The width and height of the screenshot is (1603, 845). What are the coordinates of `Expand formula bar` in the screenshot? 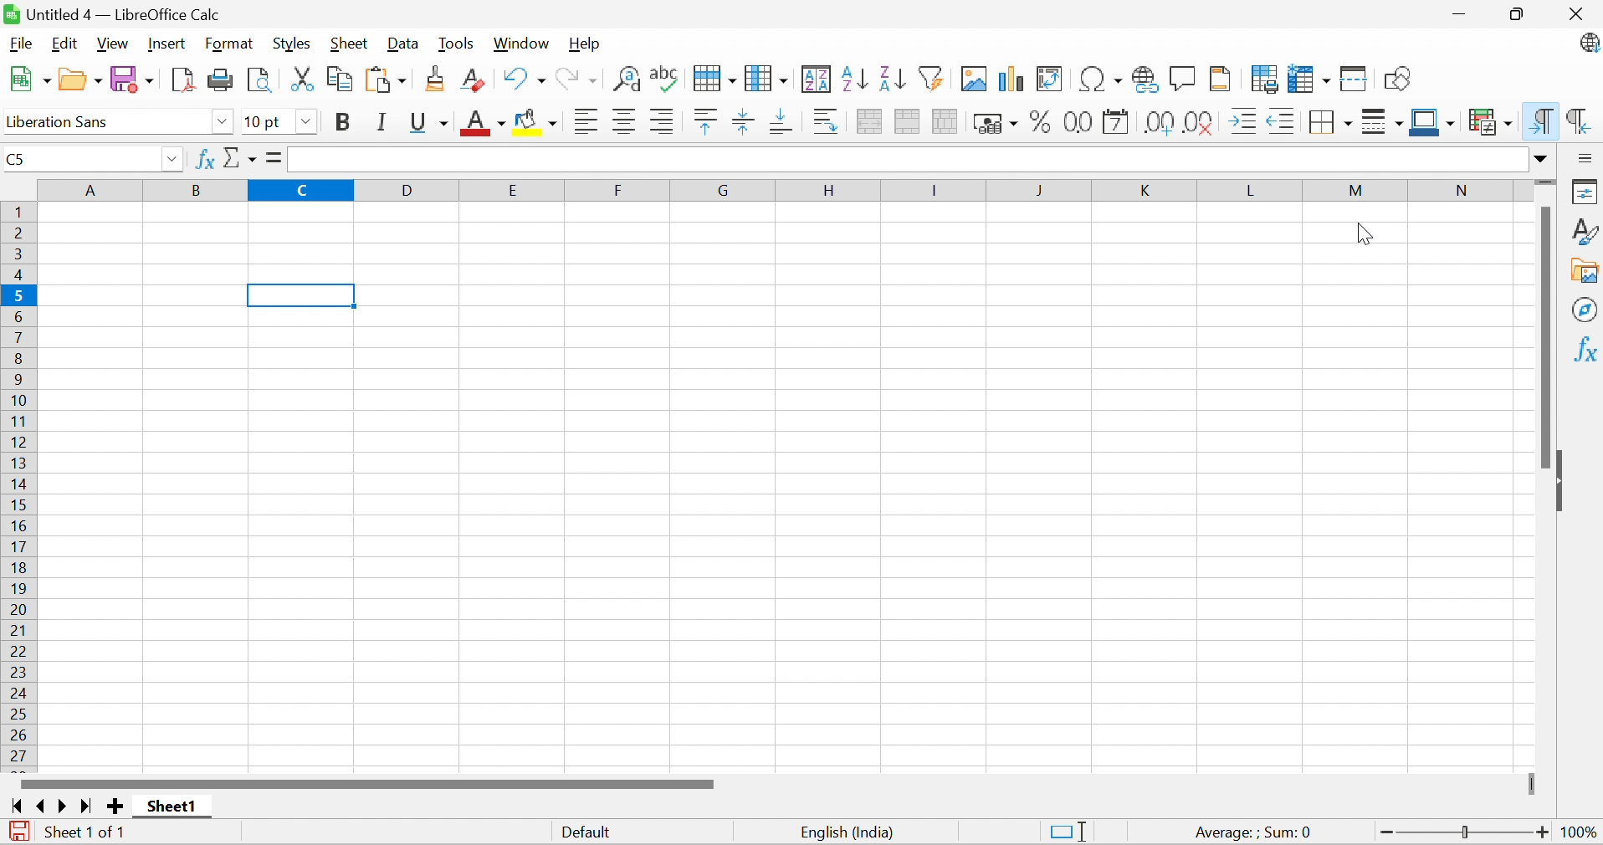 It's located at (1542, 159).